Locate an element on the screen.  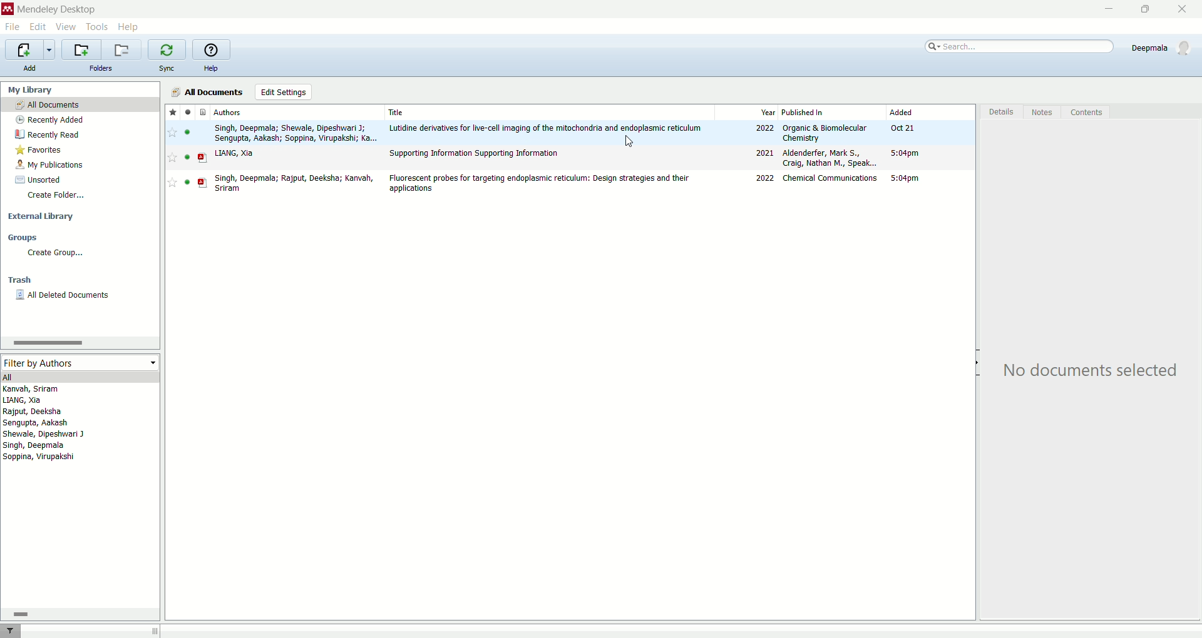
add is located at coordinates (28, 68).